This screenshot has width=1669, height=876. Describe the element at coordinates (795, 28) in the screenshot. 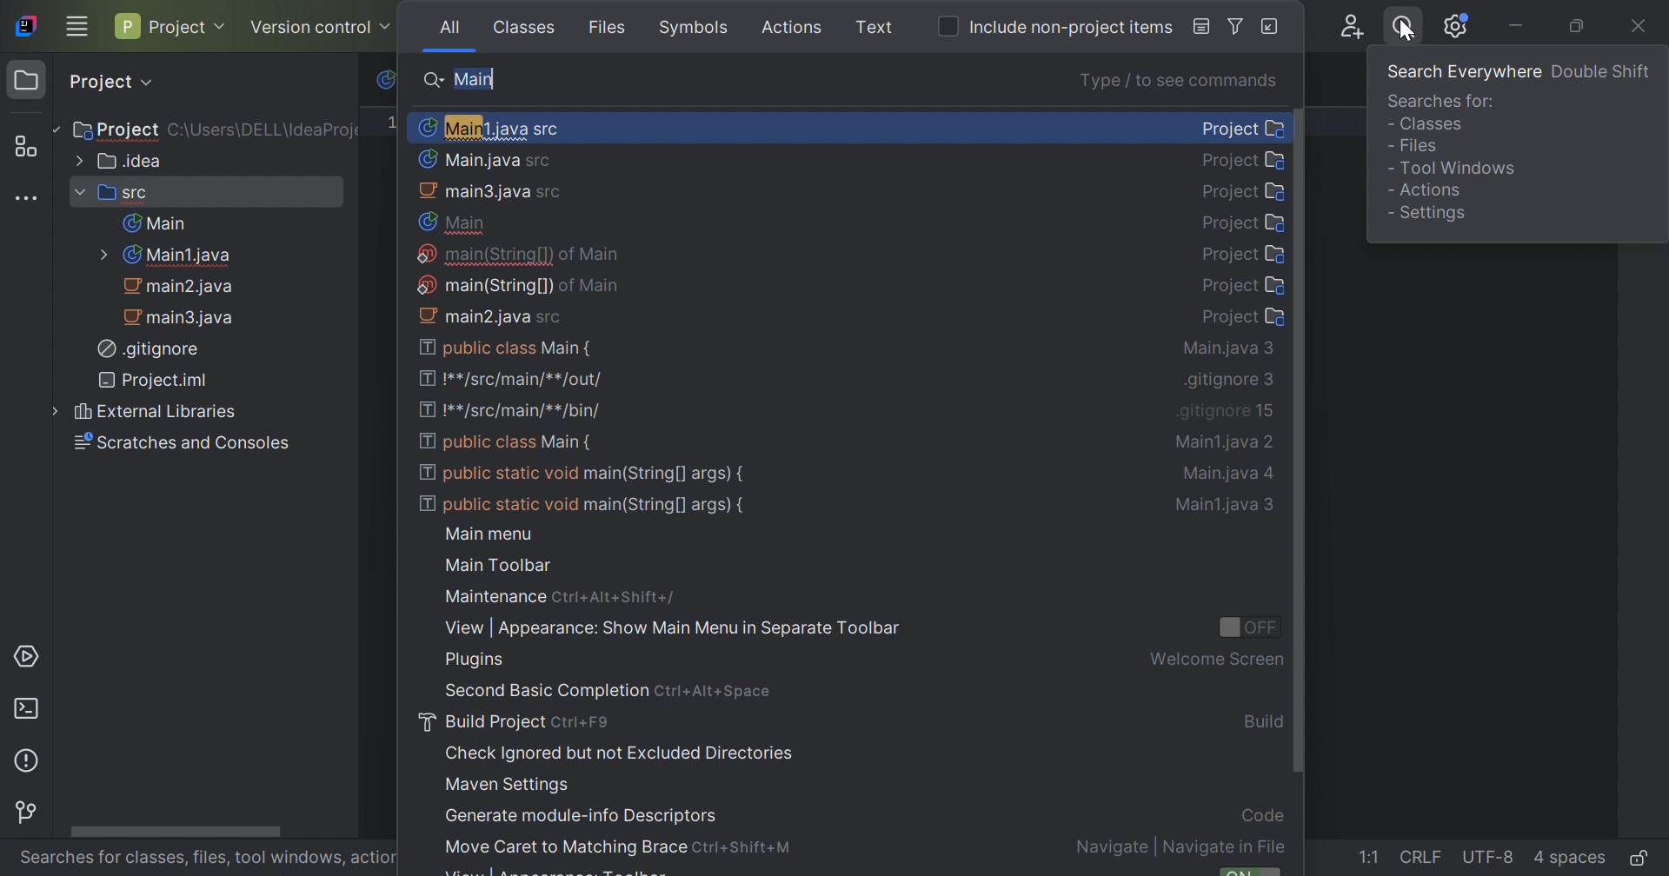

I see `Actions` at that location.